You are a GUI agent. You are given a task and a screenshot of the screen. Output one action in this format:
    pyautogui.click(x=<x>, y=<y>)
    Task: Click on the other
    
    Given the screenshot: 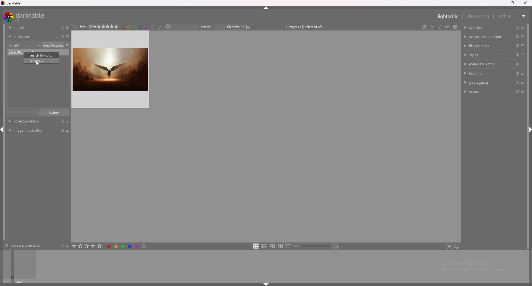 What is the action you would take?
    pyautogui.click(x=513, y=16)
    